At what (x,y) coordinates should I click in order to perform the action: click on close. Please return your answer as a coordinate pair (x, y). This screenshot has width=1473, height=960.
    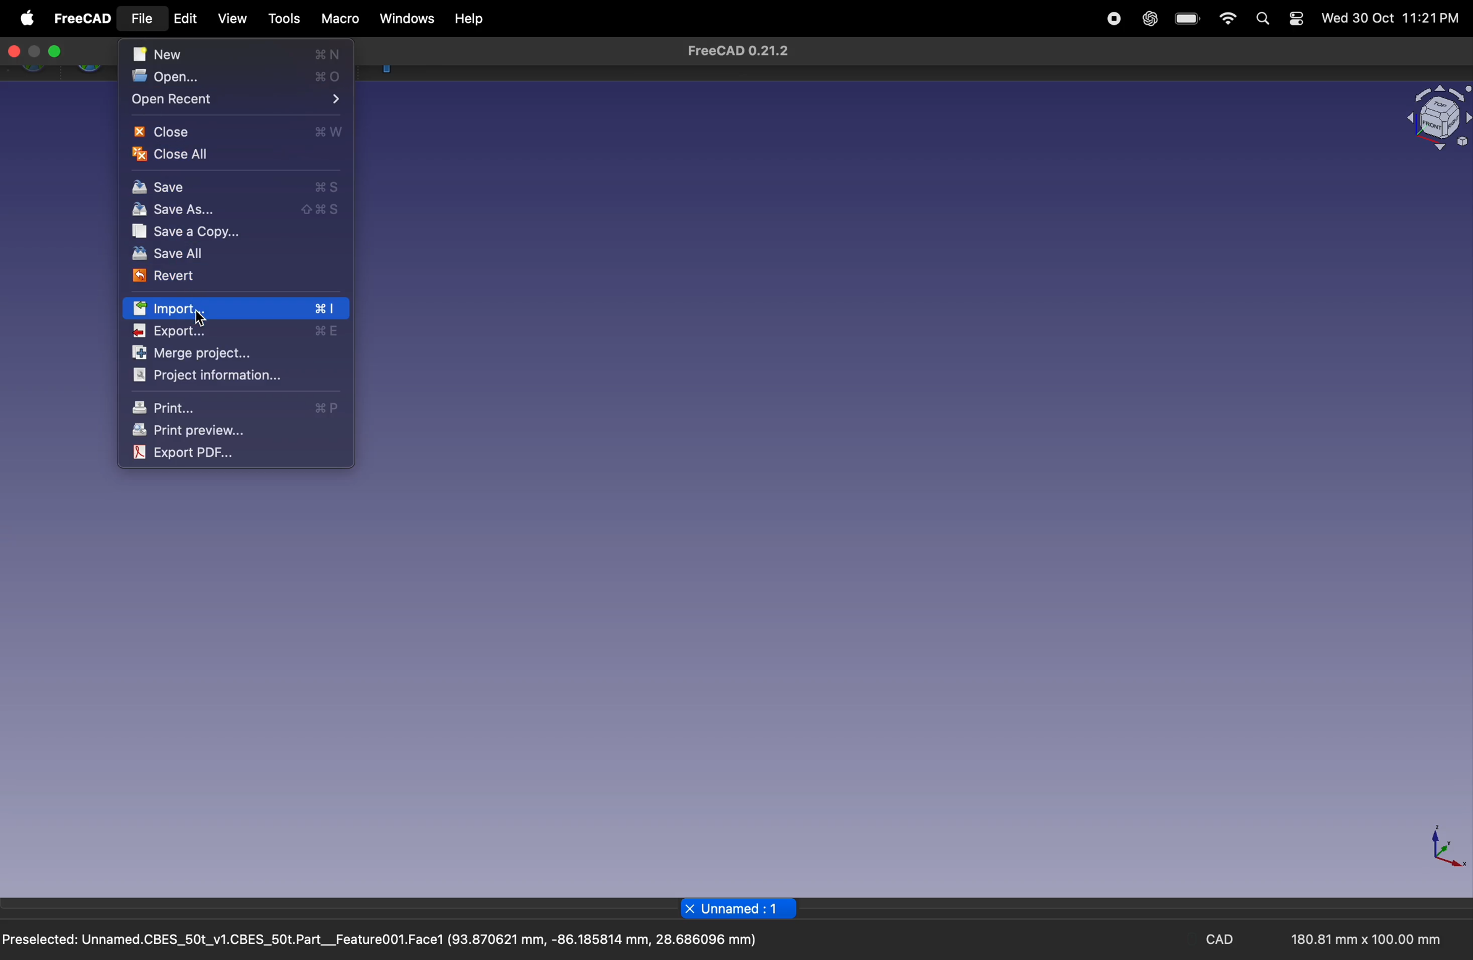
    Looking at the image, I should click on (14, 53).